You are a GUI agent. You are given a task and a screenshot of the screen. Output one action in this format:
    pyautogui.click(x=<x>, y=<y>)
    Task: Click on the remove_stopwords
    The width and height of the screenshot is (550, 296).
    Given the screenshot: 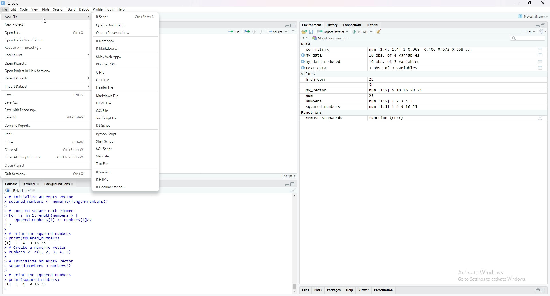 What is the action you would take?
    pyautogui.click(x=325, y=118)
    